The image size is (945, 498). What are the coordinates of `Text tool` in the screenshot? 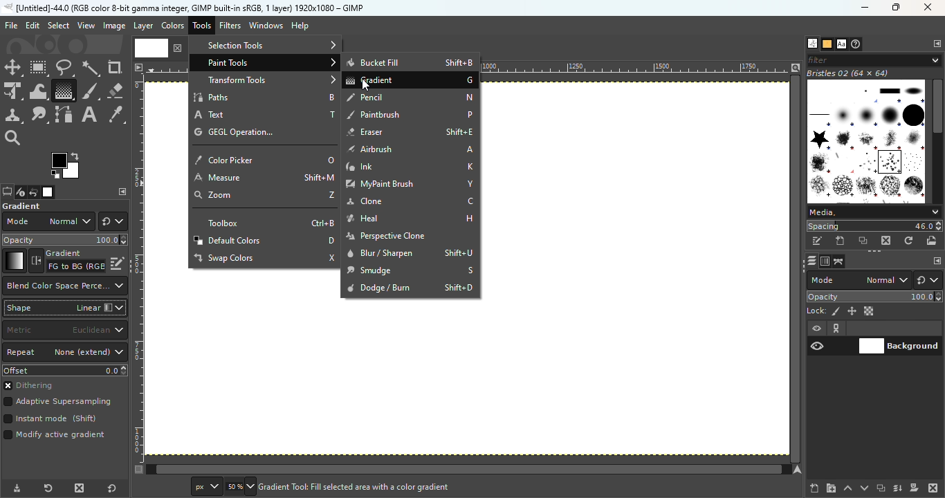 It's located at (89, 115).